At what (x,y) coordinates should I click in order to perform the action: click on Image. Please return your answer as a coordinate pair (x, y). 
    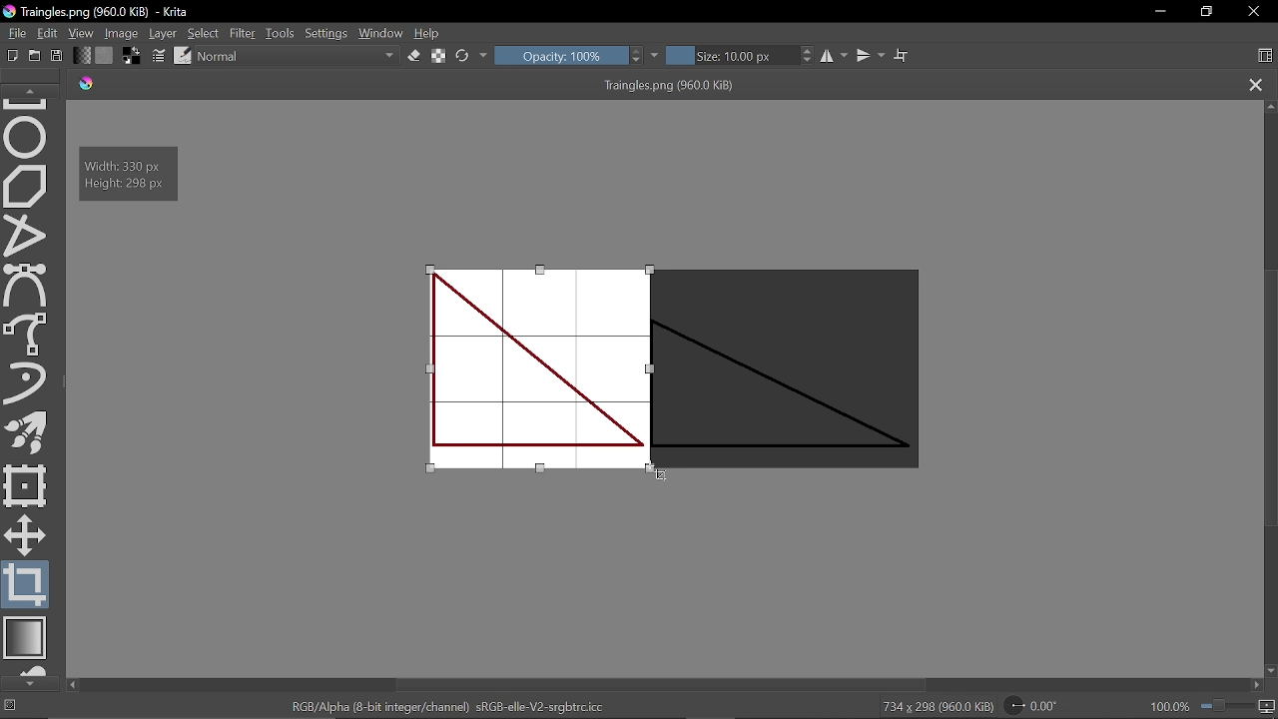
    Looking at the image, I should click on (123, 32).